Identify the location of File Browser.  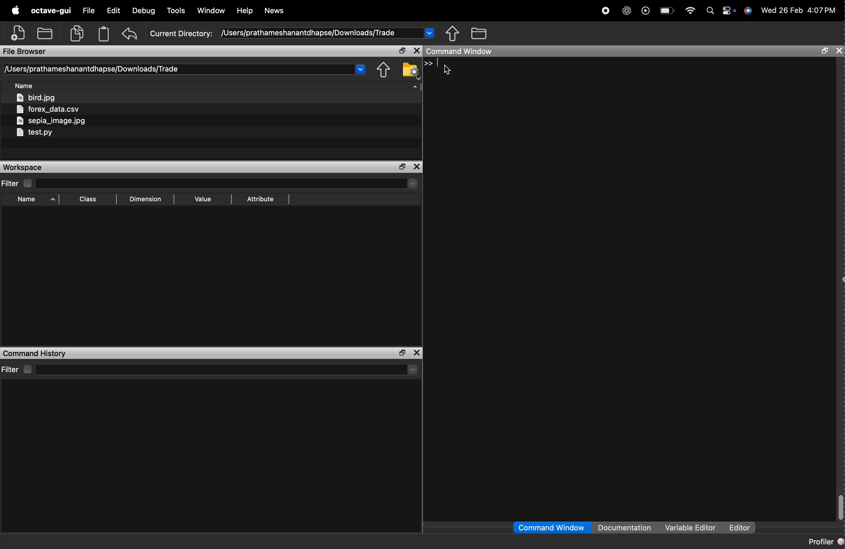
(26, 52).